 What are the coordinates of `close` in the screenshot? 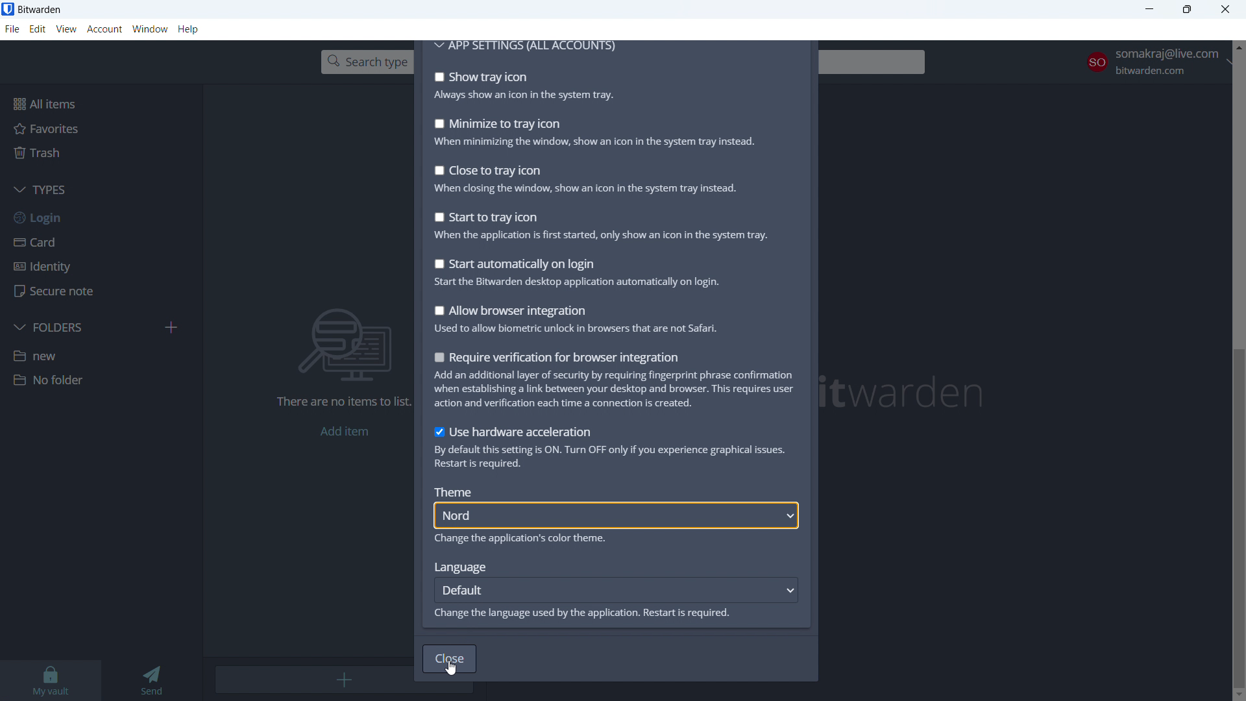 It's located at (1225, 9).